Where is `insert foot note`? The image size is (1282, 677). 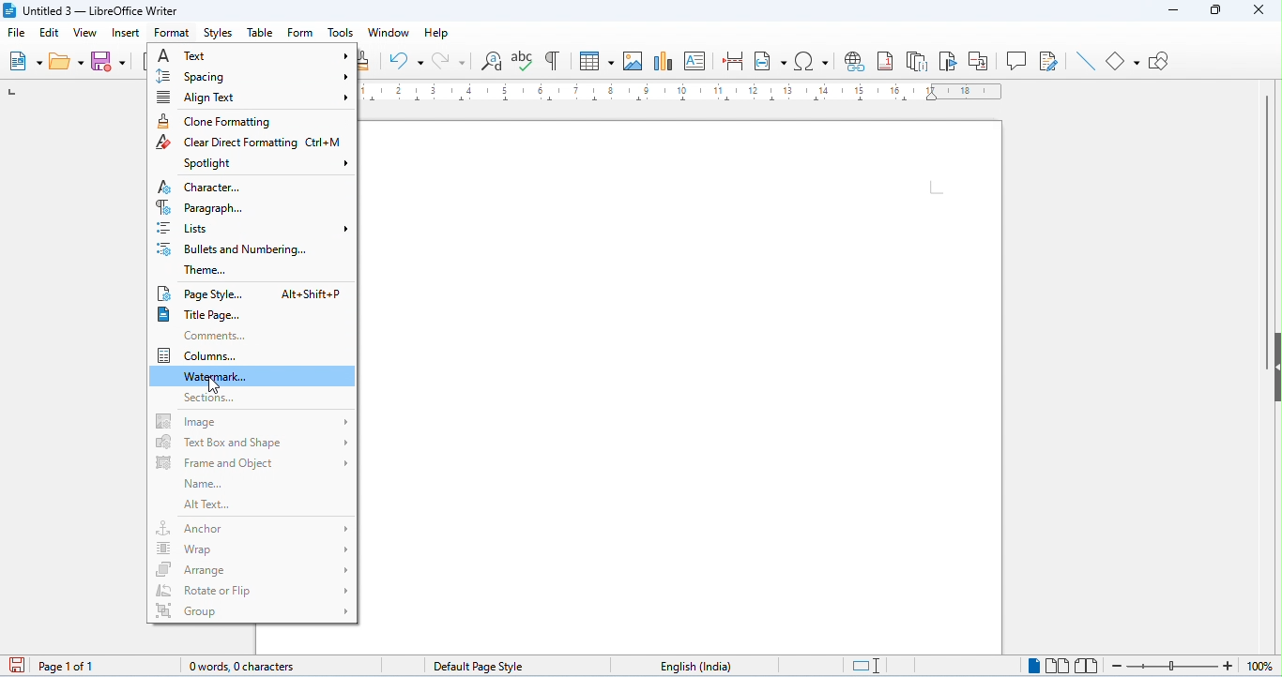 insert foot note is located at coordinates (886, 61).